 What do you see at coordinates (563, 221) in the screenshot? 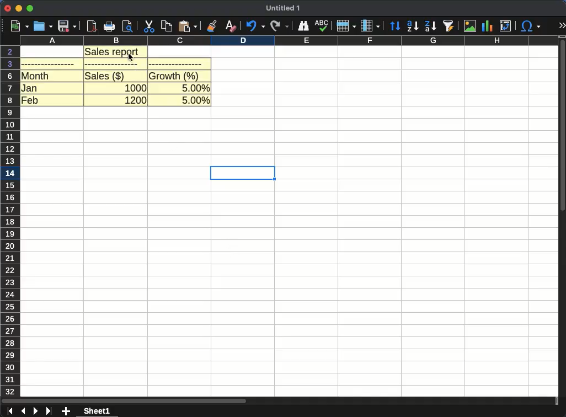
I see `scroll` at bounding box center [563, 221].